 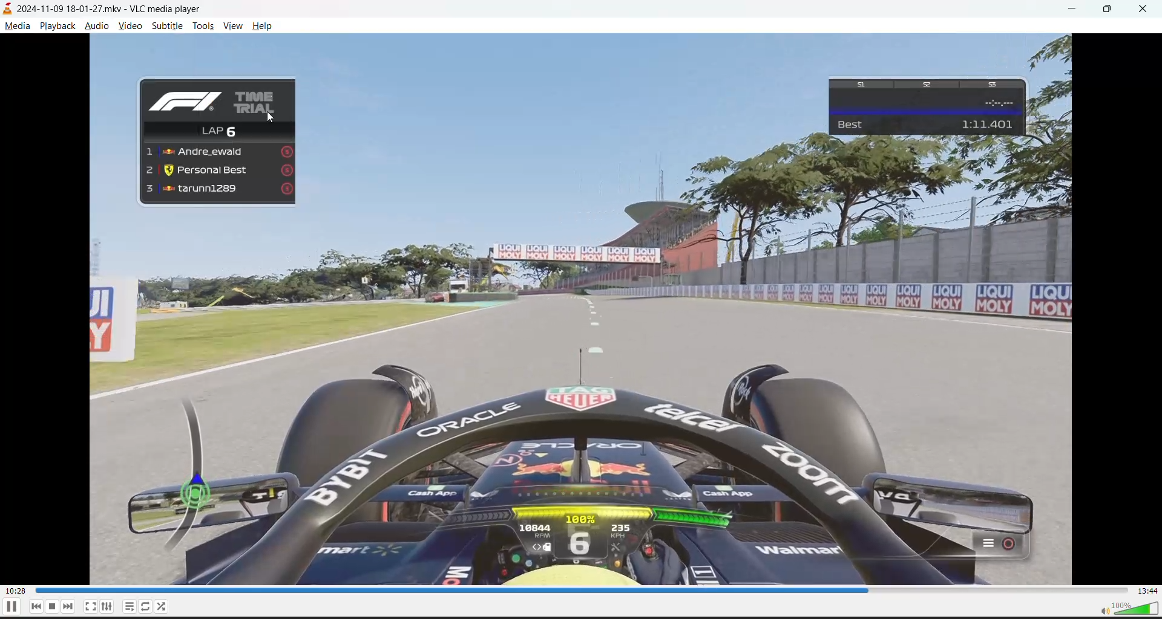 I want to click on cursor, so click(x=269, y=118).